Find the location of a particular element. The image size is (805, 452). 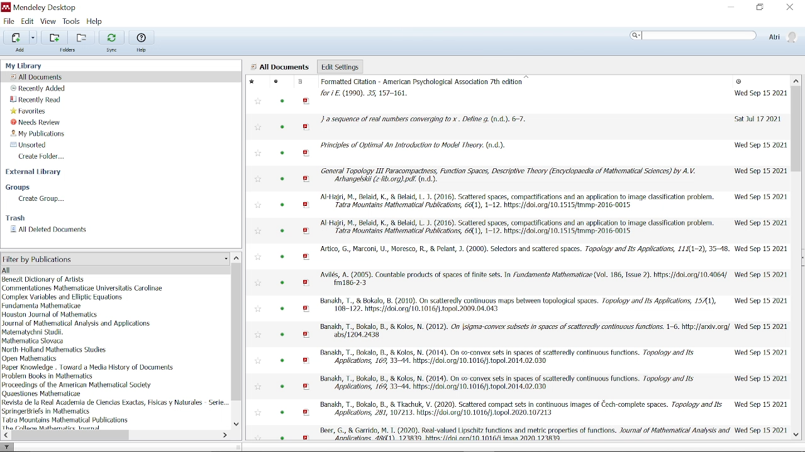

pdf is located at coordinates (308, 257).